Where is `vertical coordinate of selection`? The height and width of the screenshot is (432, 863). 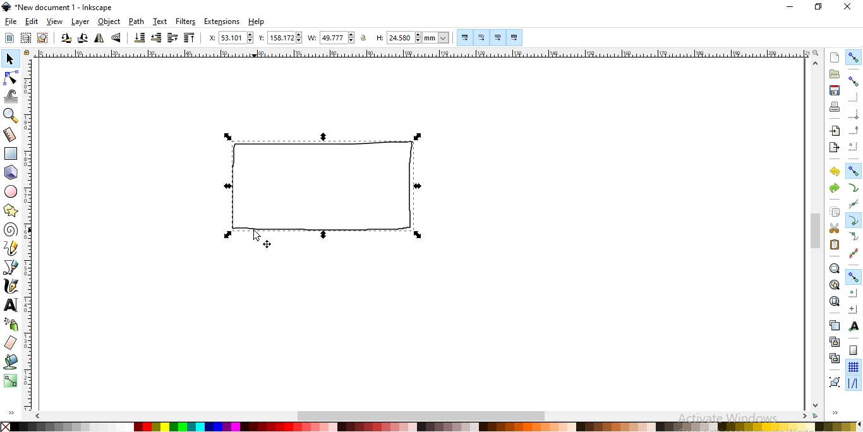 vertical coordinate of selection is located at coordinates (280, 37).